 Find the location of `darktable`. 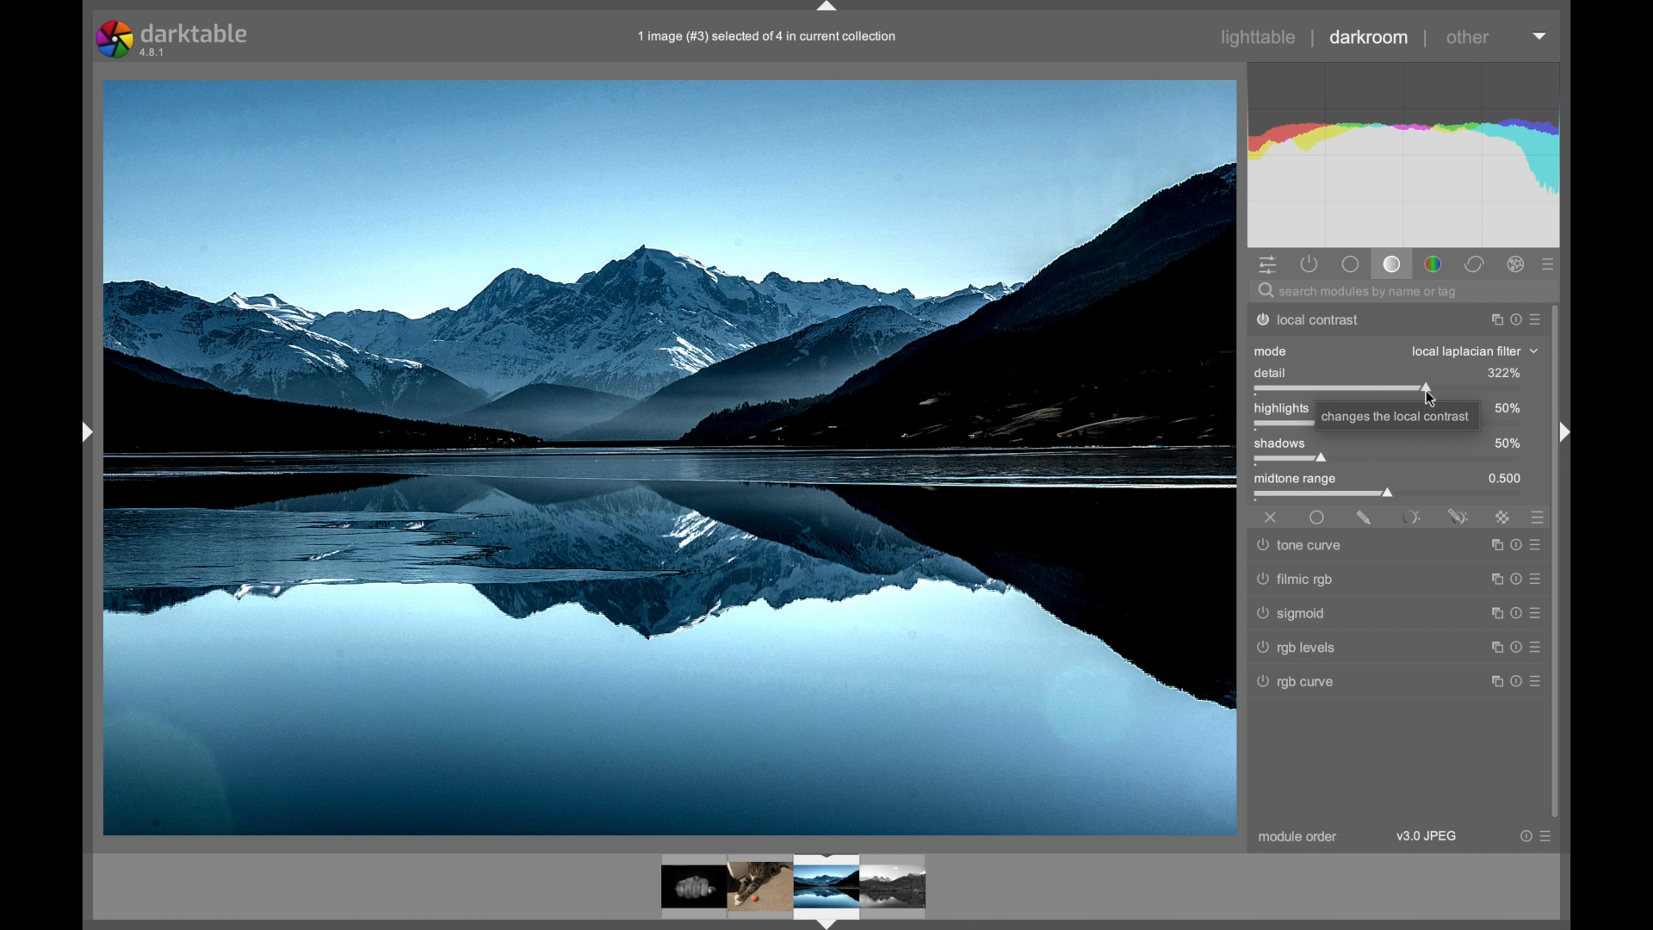

darktable is located at coordinates (175, 39).